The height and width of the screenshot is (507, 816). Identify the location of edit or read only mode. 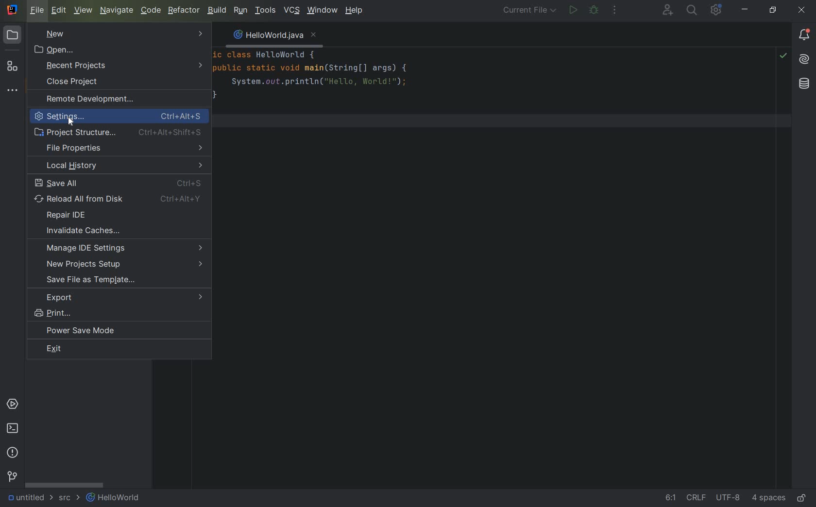
(804, 496).